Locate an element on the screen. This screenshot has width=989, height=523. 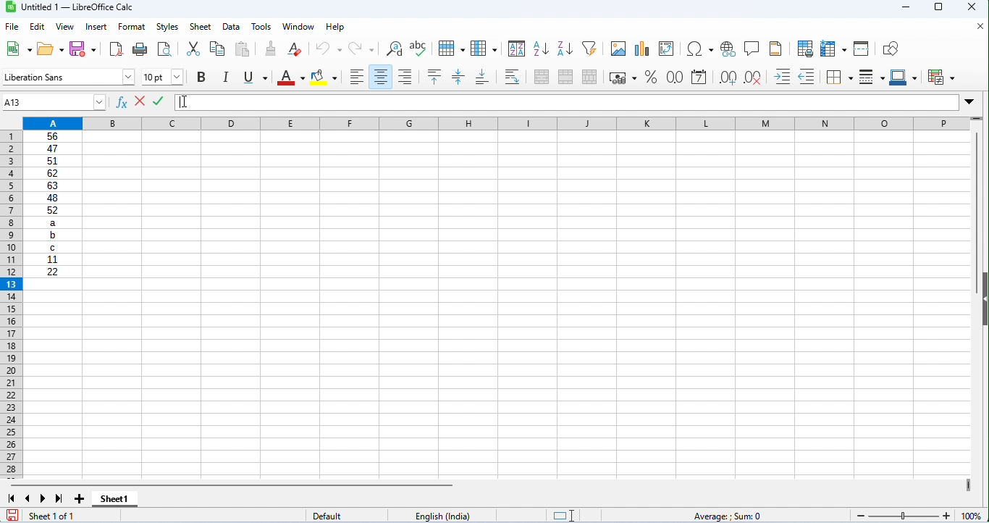
add decimal place is located at coordinates (728, 78).